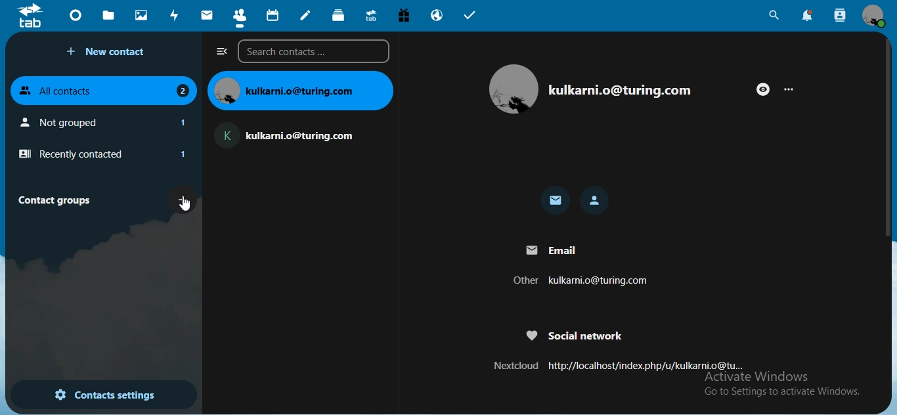 Image resolution: width=897 pixels, height=415 pixels. What do you see at coordinates (240, 15) in the screenshot?
I see `contacts` at bounding box center [240, 15].